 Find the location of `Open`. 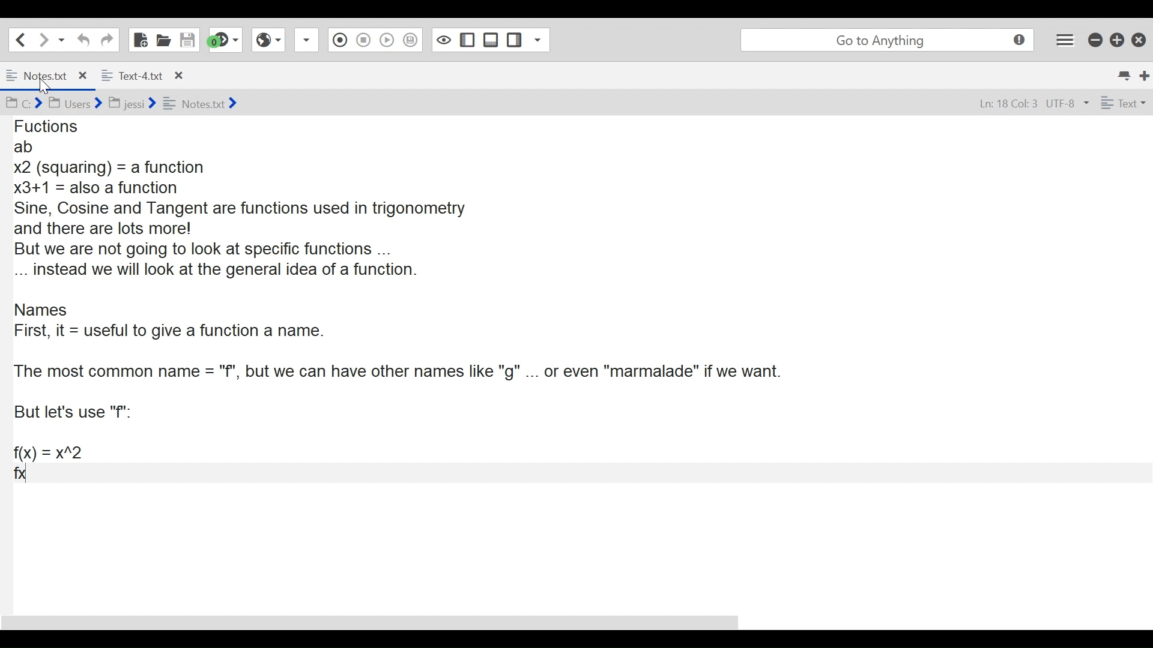

Open is located at coordinates (164, 40).